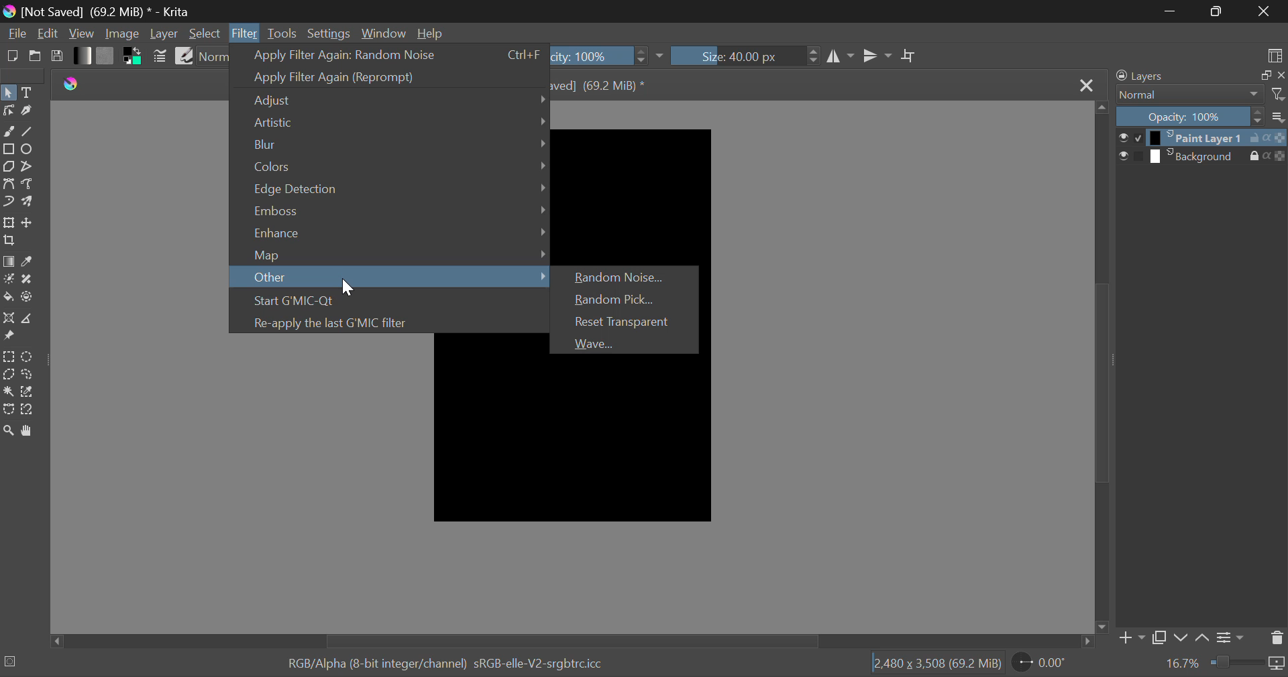  I want to click on Magnetic Selection, so click(31, 410).